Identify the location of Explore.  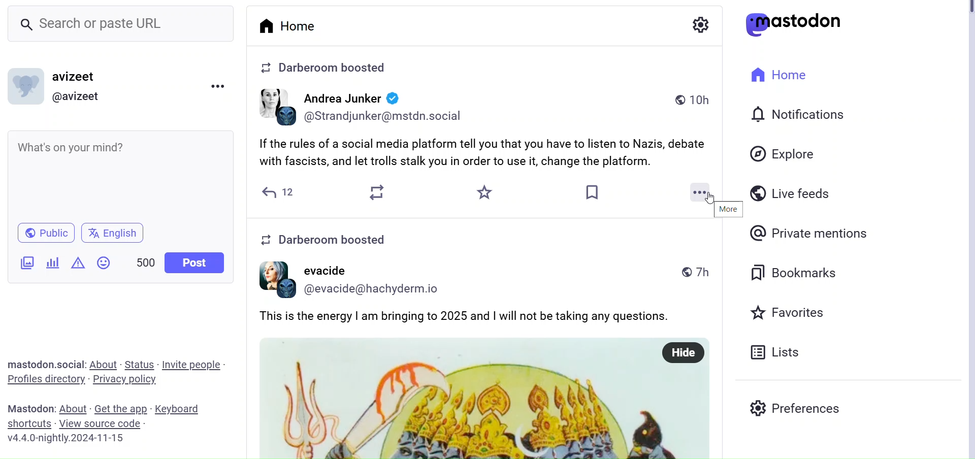
(781, 154).